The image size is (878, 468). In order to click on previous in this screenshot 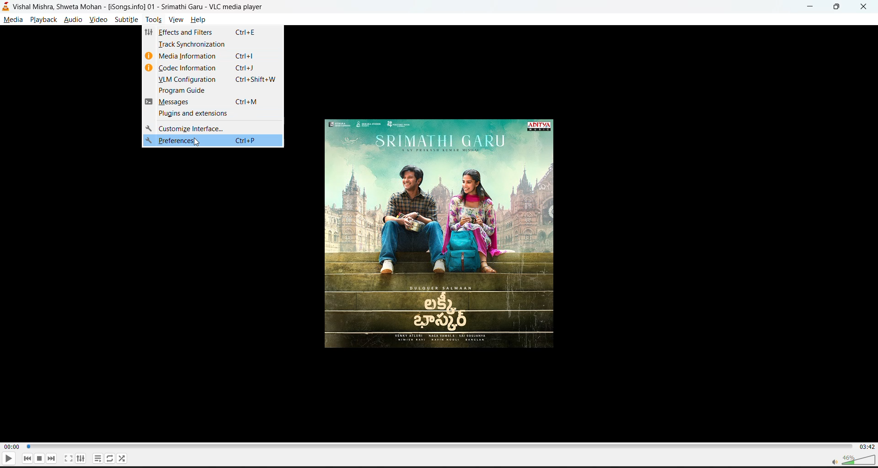, I will do `click(28, 458)`.